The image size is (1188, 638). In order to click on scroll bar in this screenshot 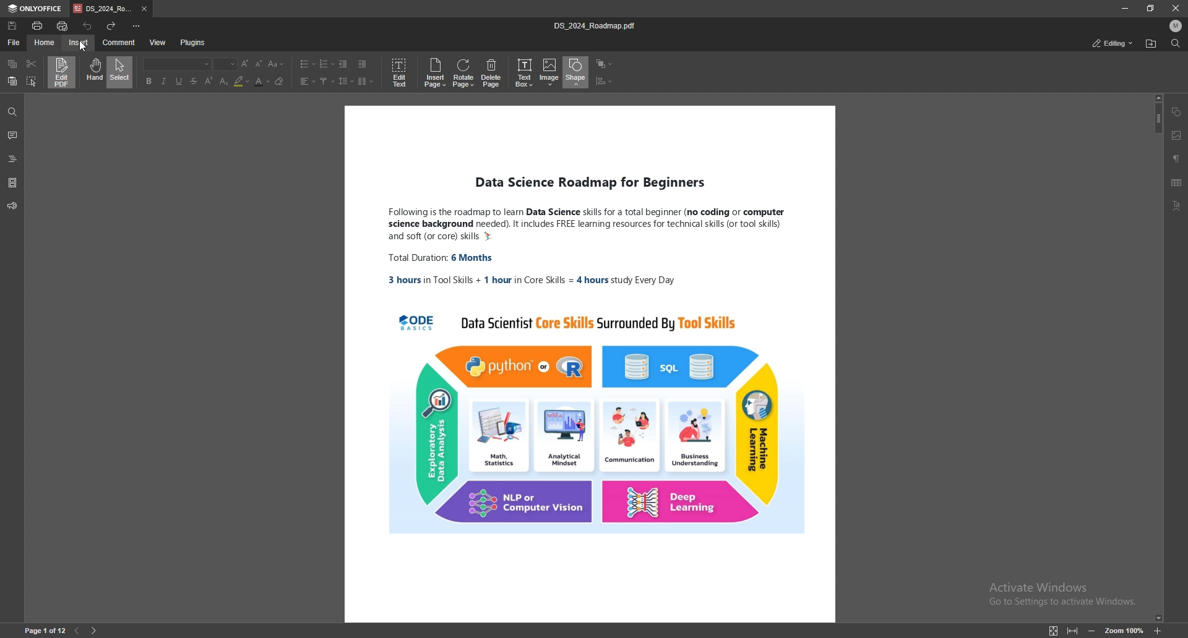, I will do `click(1156, 357)`.